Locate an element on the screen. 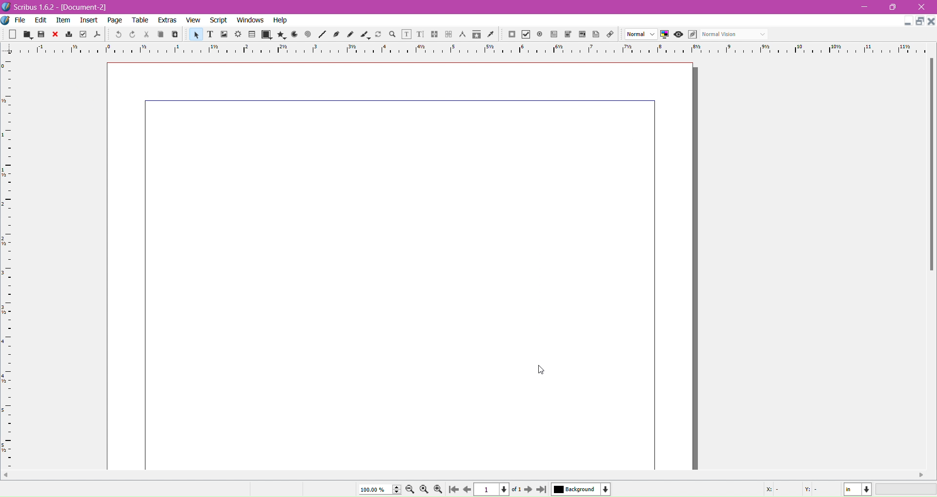 Image resolution: width=937 pixels, height=497 pixels. icon is located at coordinates (363, 35).